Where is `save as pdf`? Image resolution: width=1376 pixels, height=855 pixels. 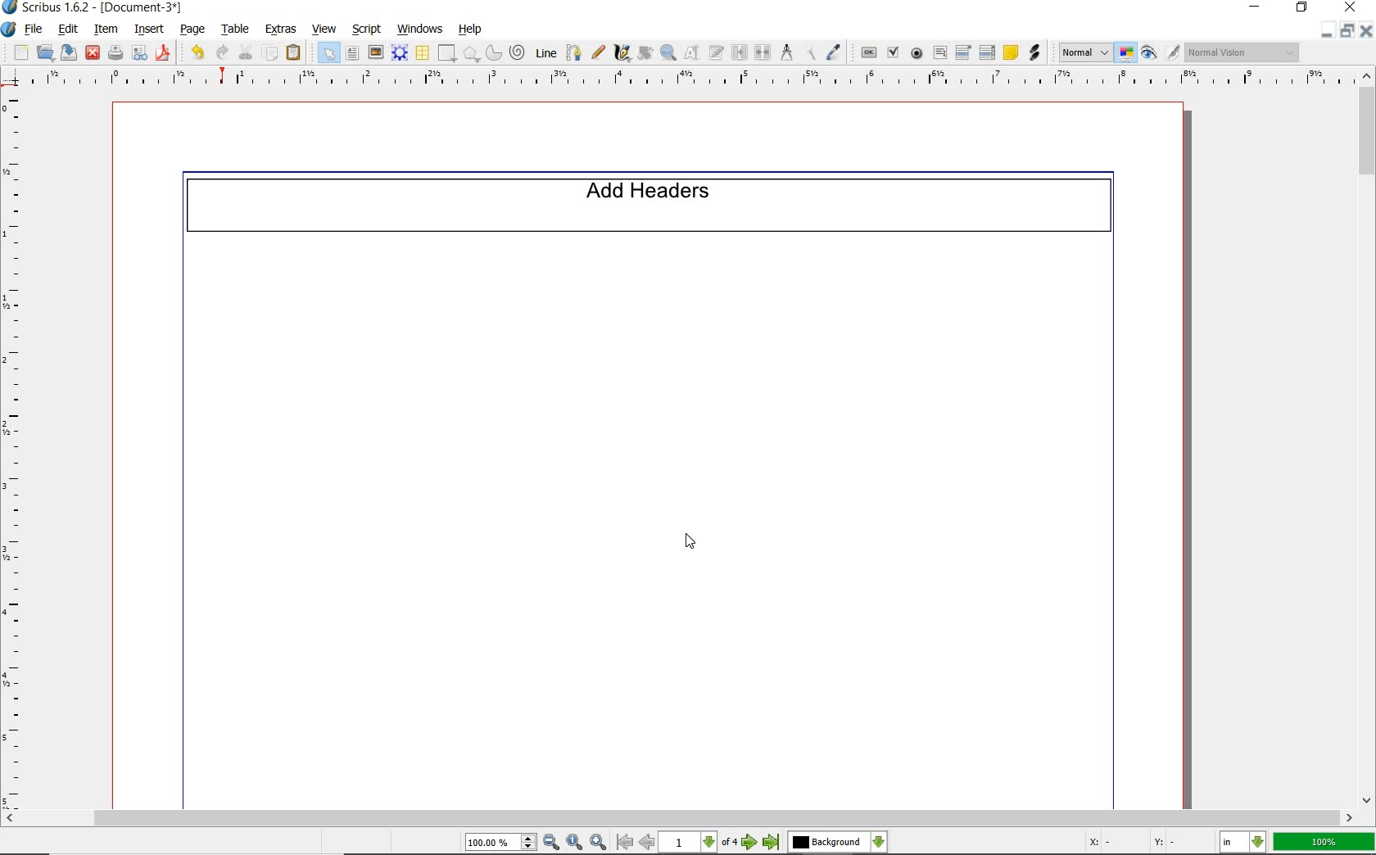
save as pdf is located at coordinates (163, 54).